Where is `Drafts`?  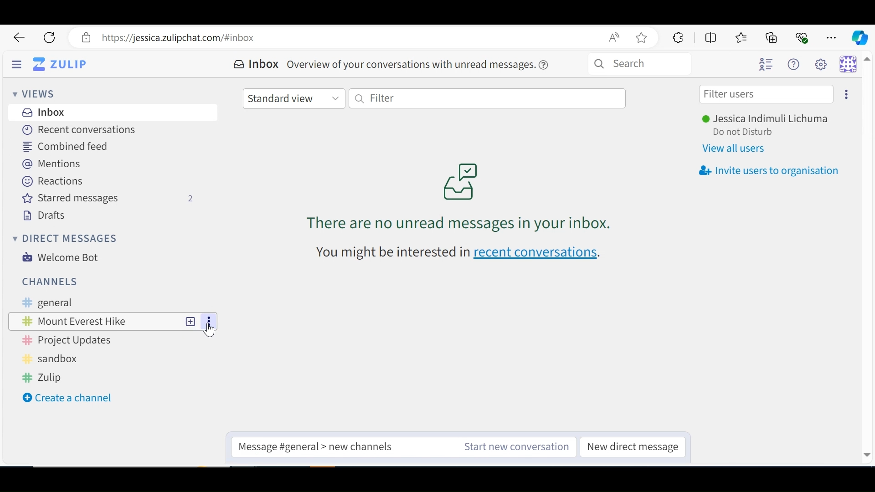 Drafts is located at coordinates (44, 215).